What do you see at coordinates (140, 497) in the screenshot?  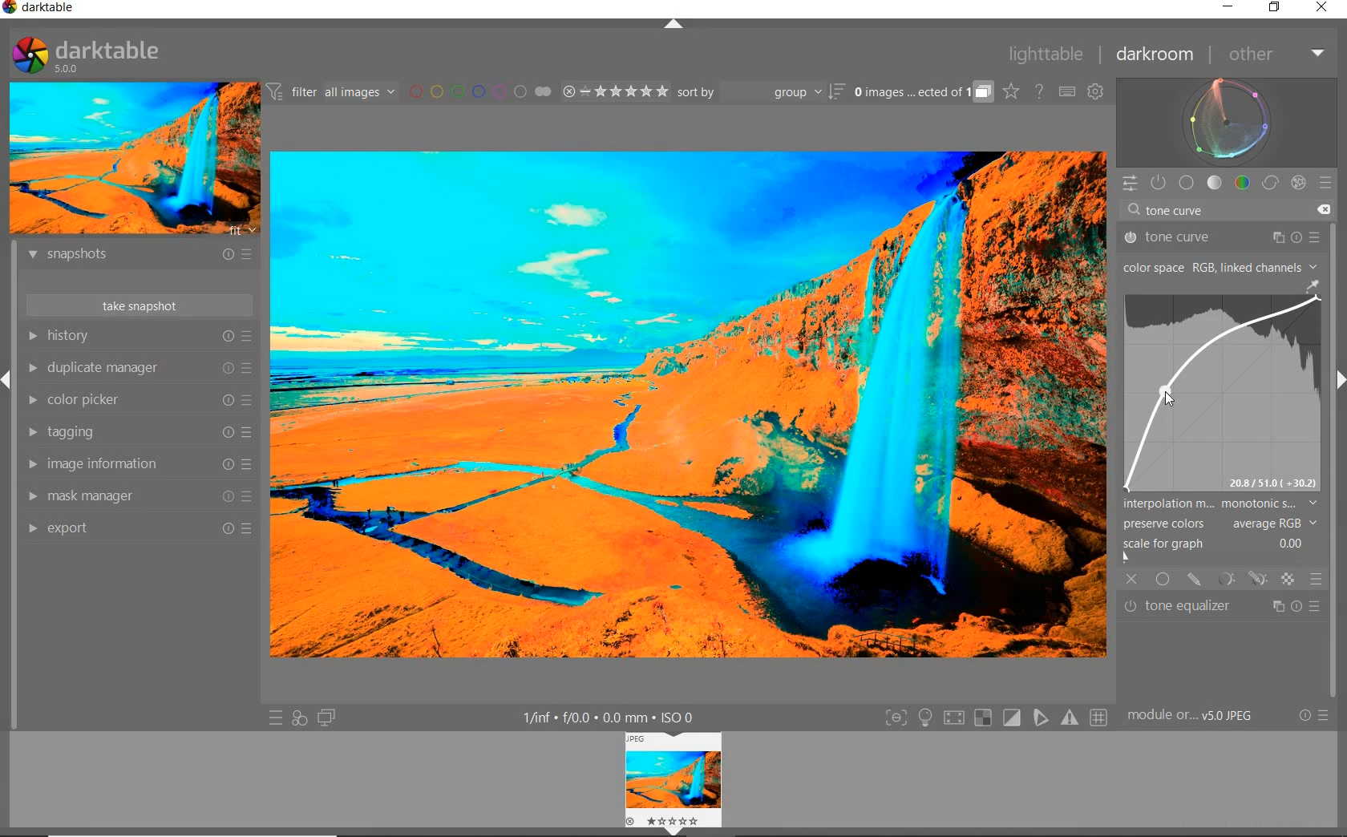 I see `mask manager` at bounding box center [140, 497].